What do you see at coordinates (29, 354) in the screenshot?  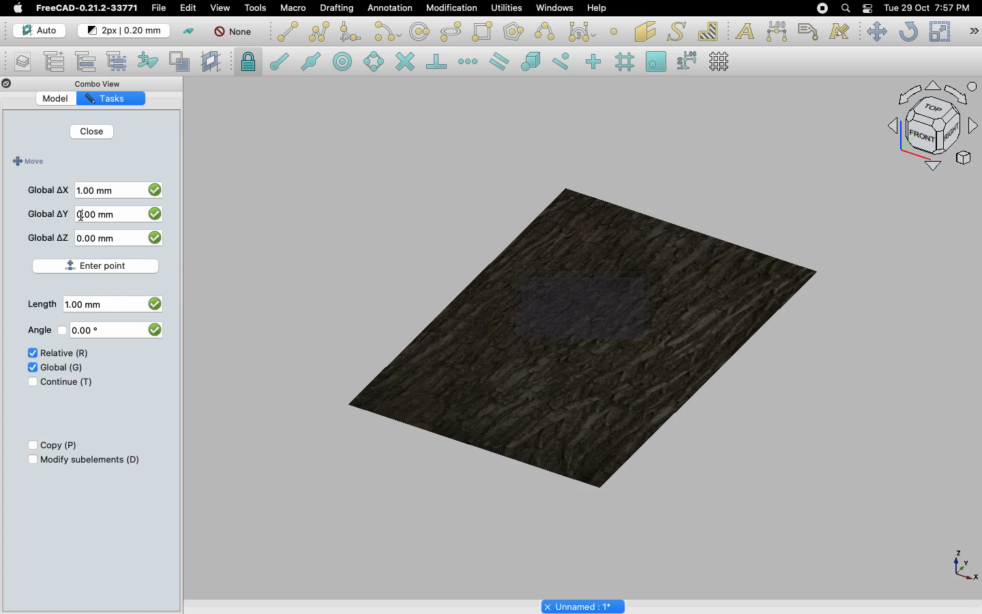 I see `Check` at bounding box center [29, 354].